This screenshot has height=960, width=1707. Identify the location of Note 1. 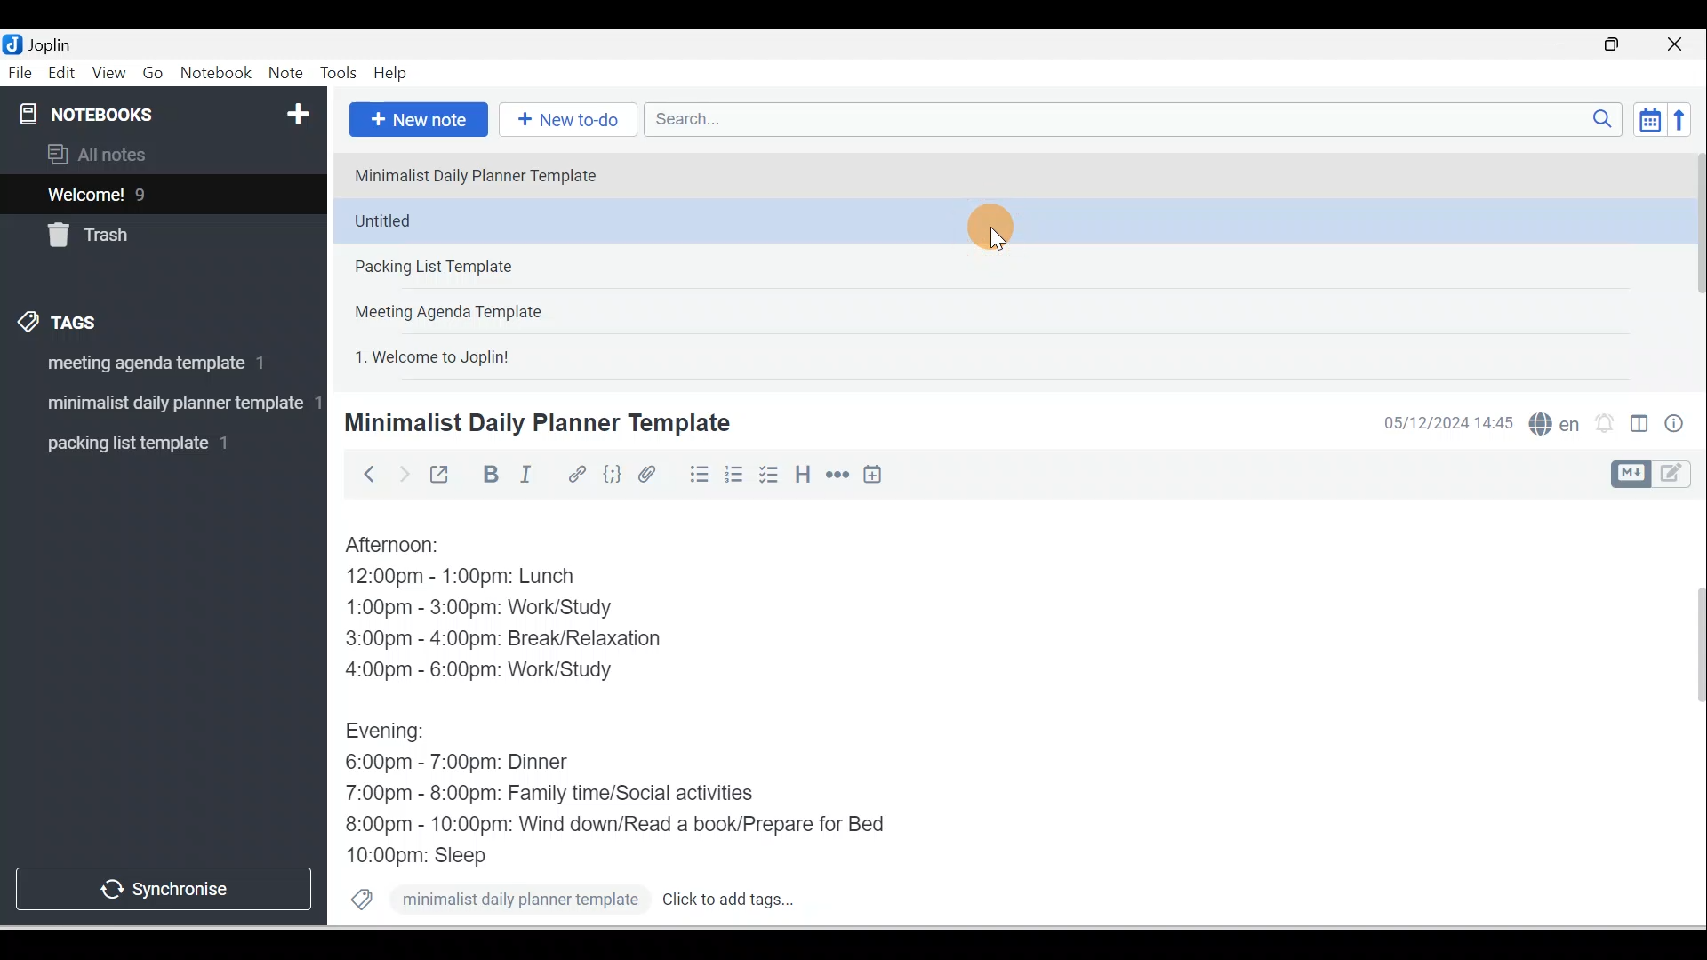
(488, 174).